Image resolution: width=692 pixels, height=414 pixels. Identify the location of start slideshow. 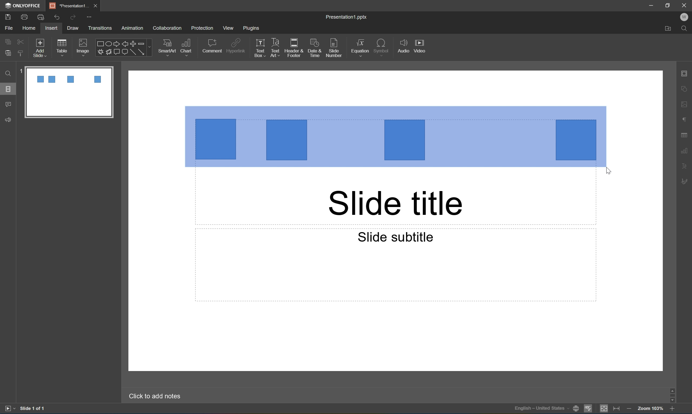
(9, 409).